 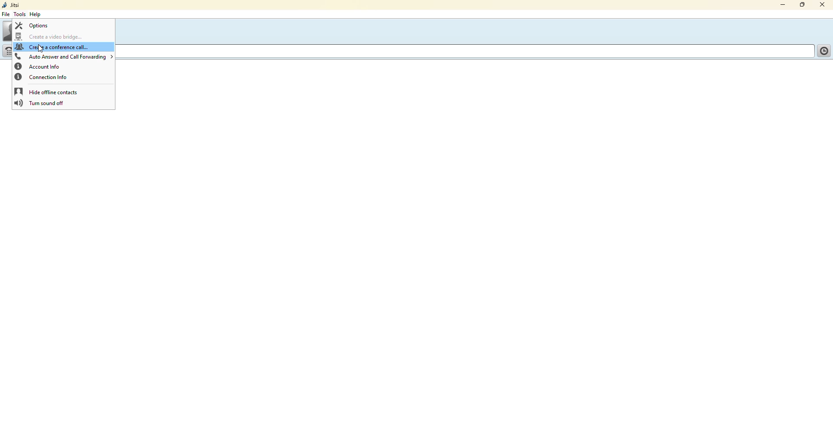 What do you see at coordinates (38, 13) in the screenshot?
I see `help` at bounding box center [38, 13].